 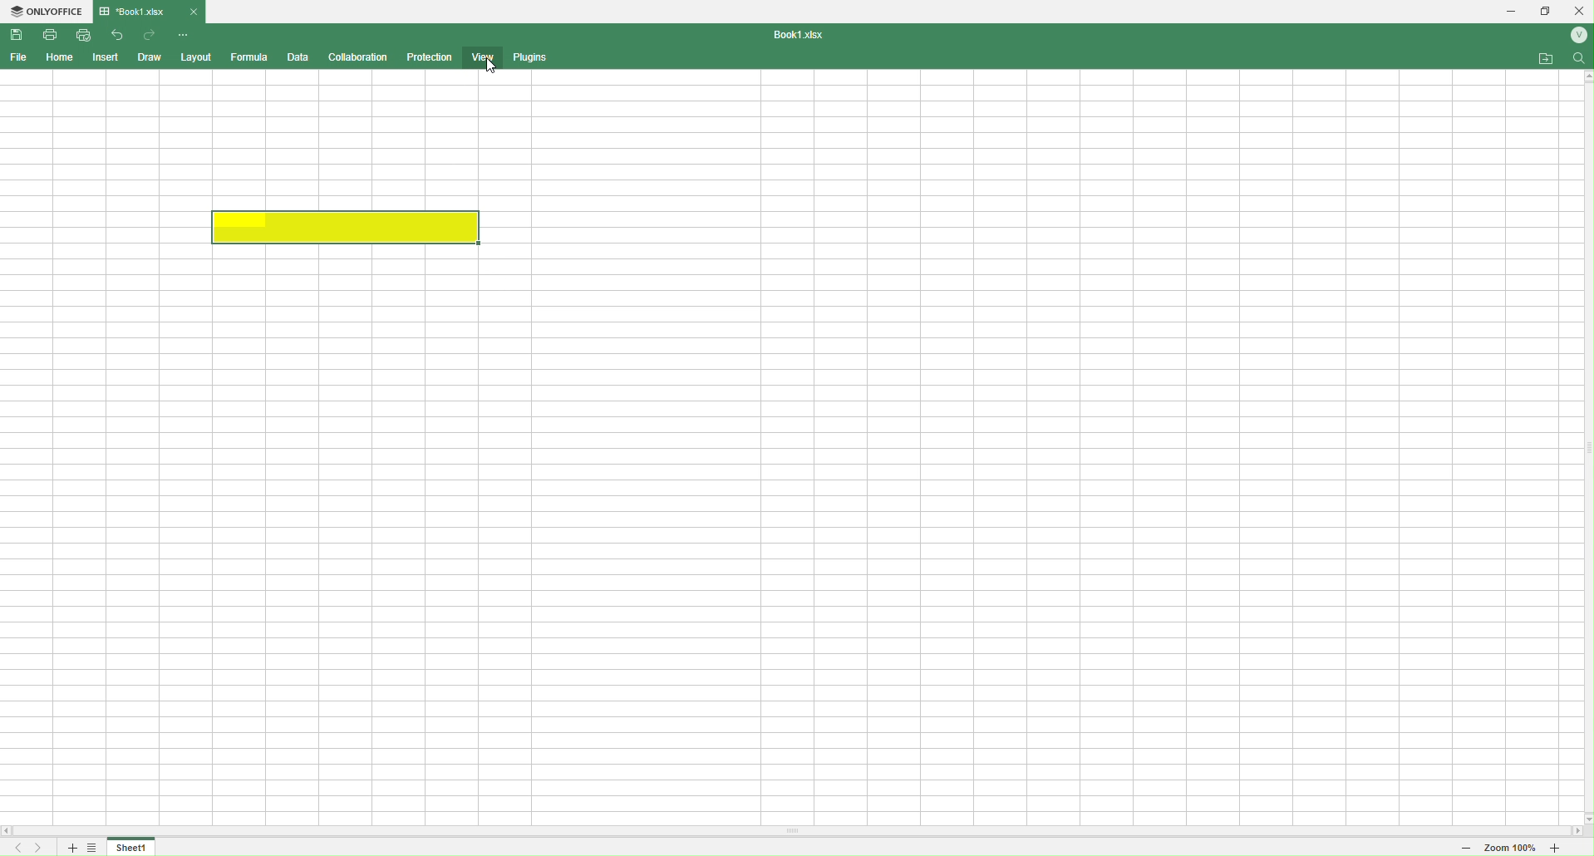 I want to click on Plugins, so click(x=532, y=57).